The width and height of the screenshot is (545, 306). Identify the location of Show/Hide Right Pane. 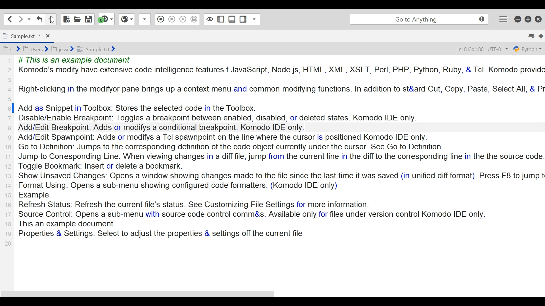
(243, 19).